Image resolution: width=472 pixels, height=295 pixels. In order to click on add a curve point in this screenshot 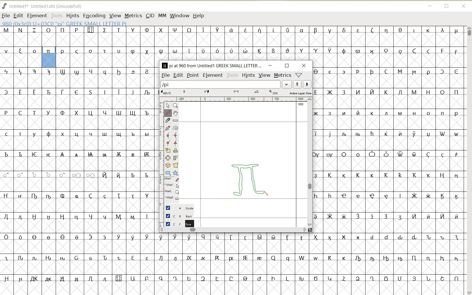, I will do `click(168, 135)`.